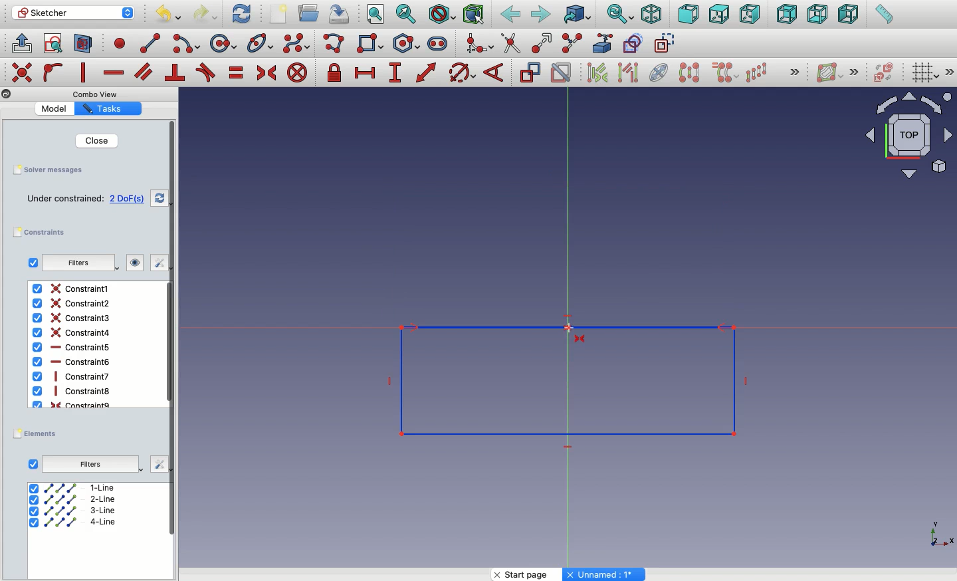 This screenshot has height=581, width=957. What do you see at coordinates (541, 14) in the screenshot?
I see `Forward` at bounding box center [541, 14].